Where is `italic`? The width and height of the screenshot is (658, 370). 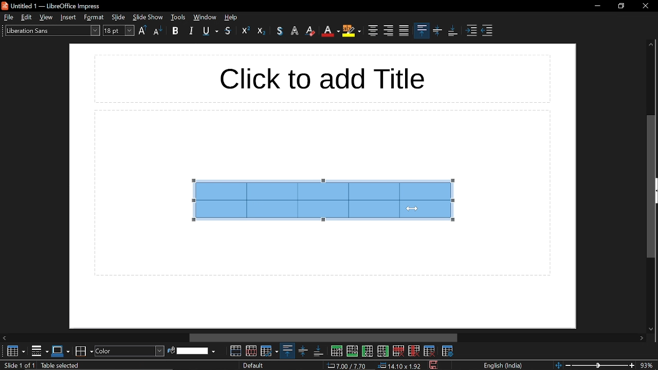
italic is located at coordinates (191, 30).